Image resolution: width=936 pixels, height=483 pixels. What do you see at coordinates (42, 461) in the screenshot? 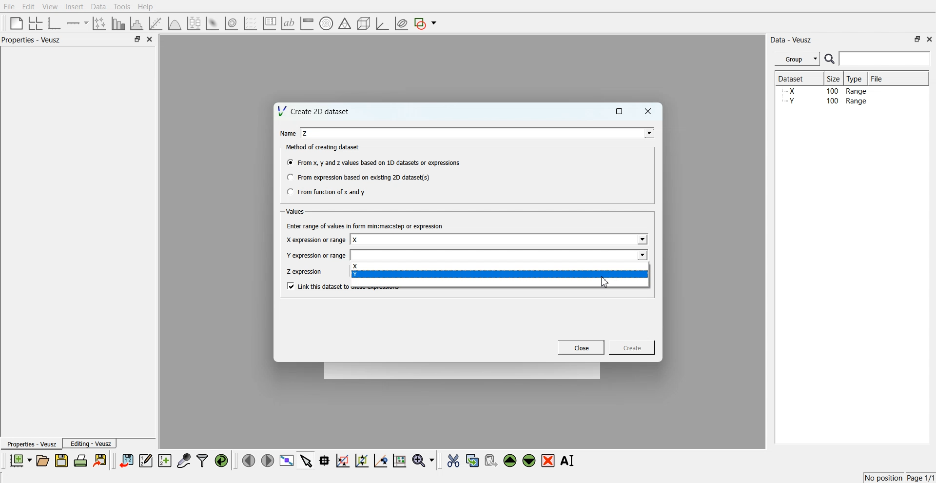
I see `Open the document` at bounding box center [42, 461].